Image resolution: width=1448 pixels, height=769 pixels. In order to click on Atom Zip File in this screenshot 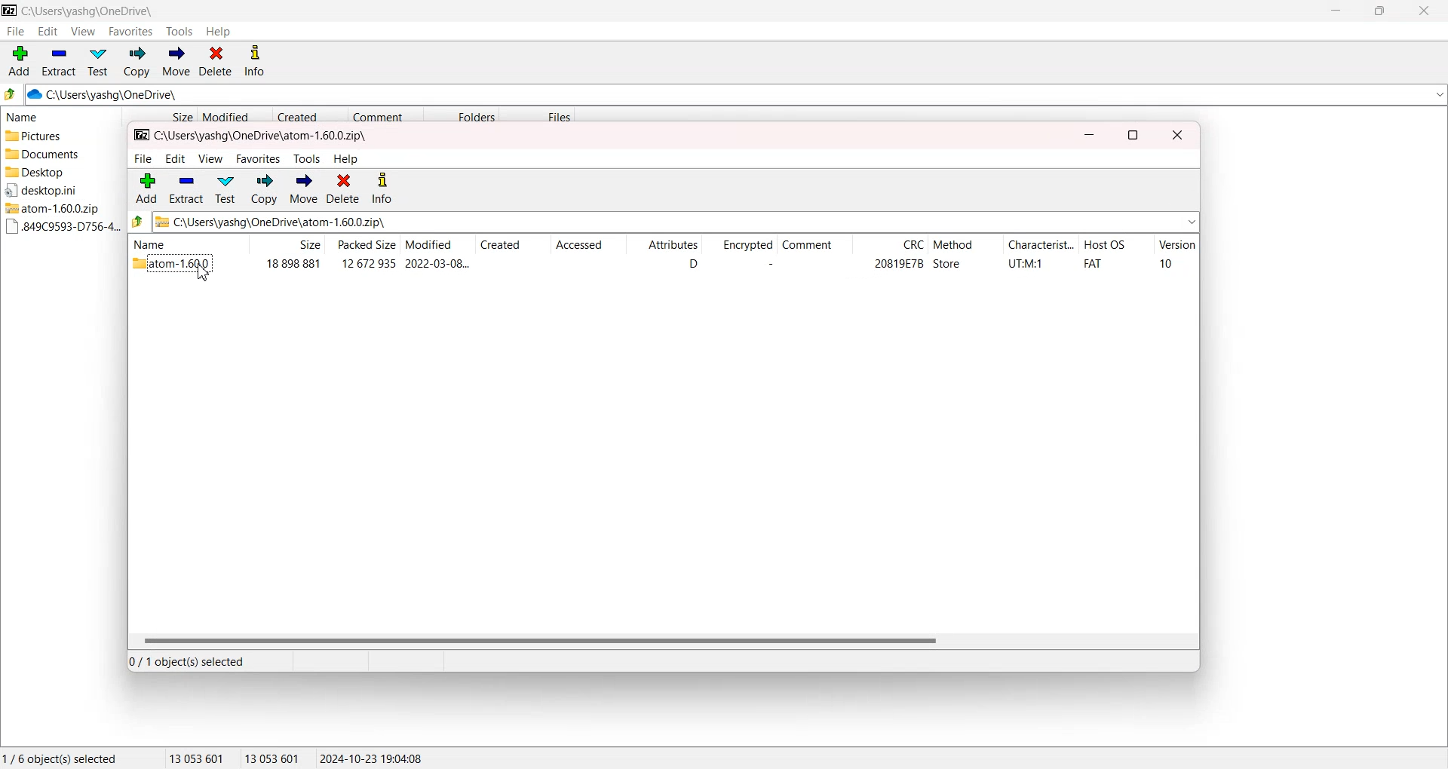, I will do `click(57, 208)`.